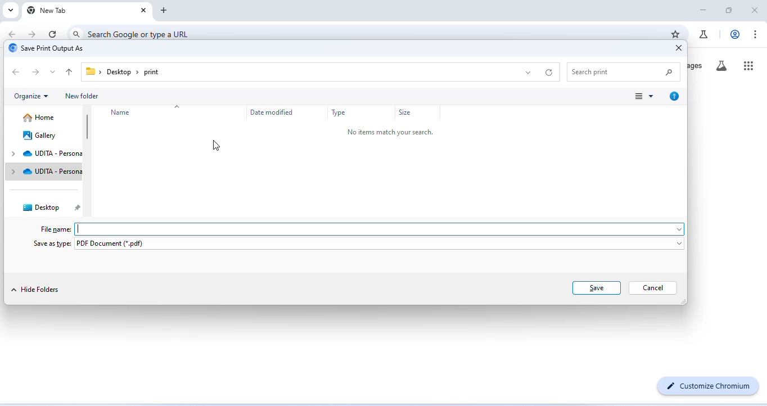  What do you see at coordinates (676, 48) in the screenshot?
I see `close` at bounding box center [676, 48].